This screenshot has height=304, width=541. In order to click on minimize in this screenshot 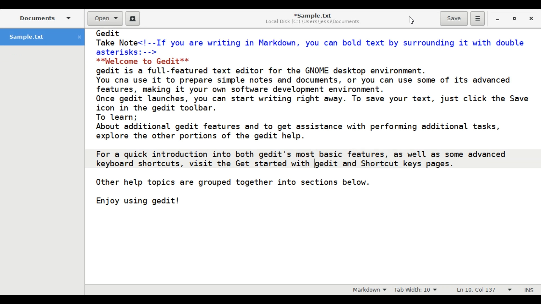, I will do `click(498, 19)`.